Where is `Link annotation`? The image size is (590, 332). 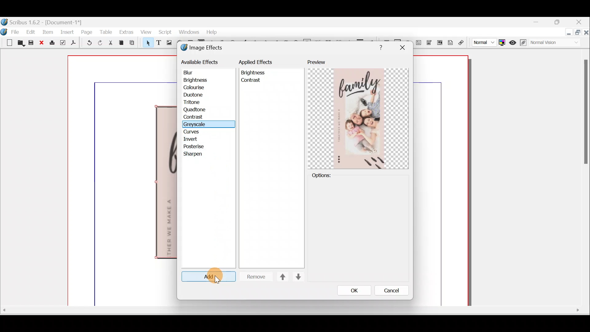 Link annotation is located at coordinates (464, 43).